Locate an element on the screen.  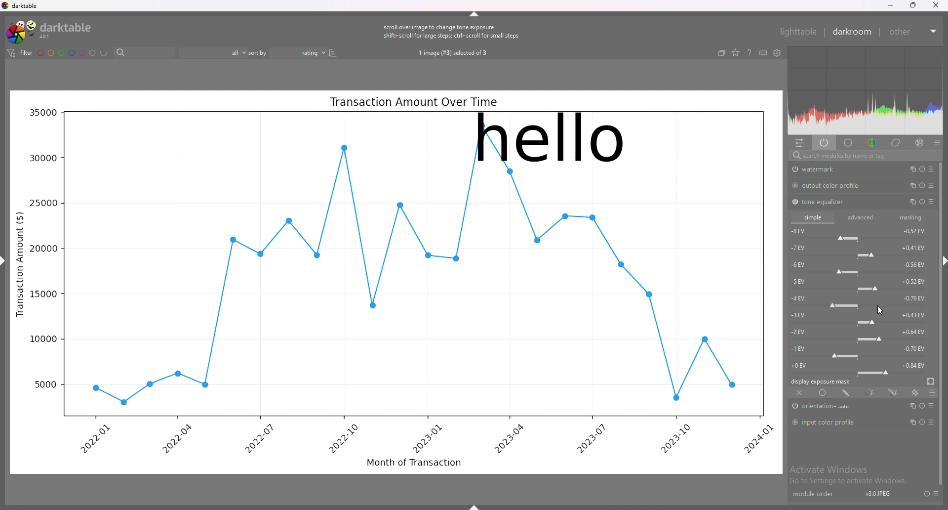
close is located at coordinates (935, 5).